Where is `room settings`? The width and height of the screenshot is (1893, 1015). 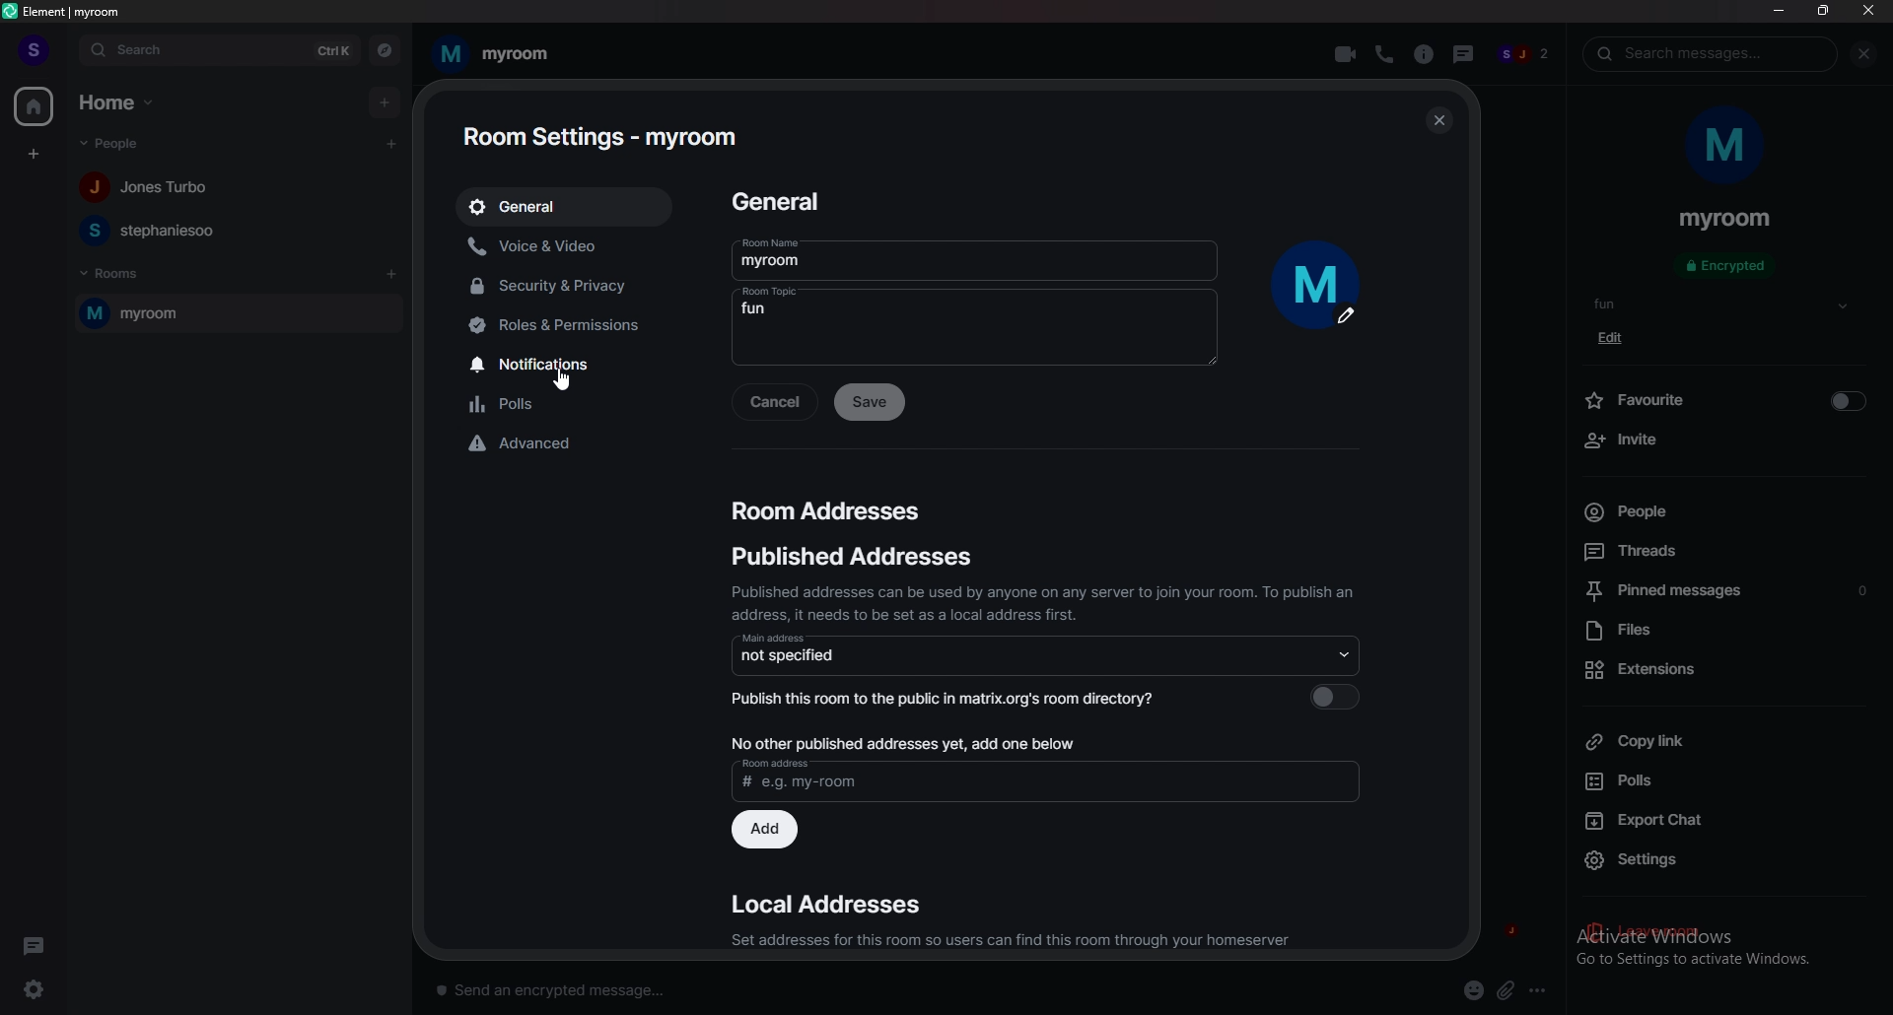 room settings is located at coordinates (599, 137).